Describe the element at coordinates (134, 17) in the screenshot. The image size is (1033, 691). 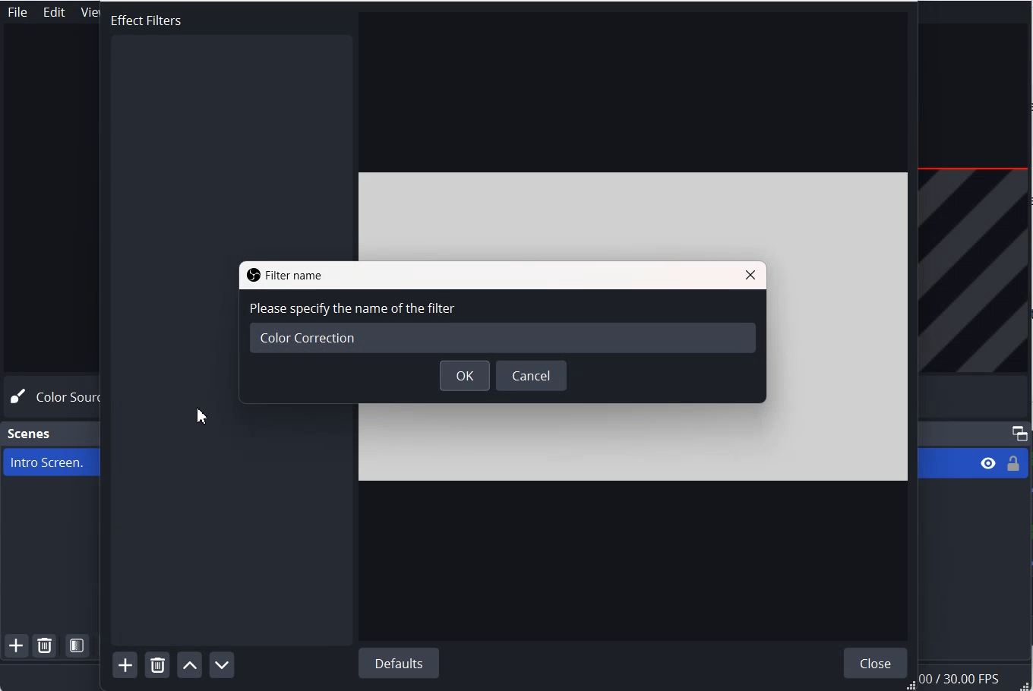
I see `Text` at that location.